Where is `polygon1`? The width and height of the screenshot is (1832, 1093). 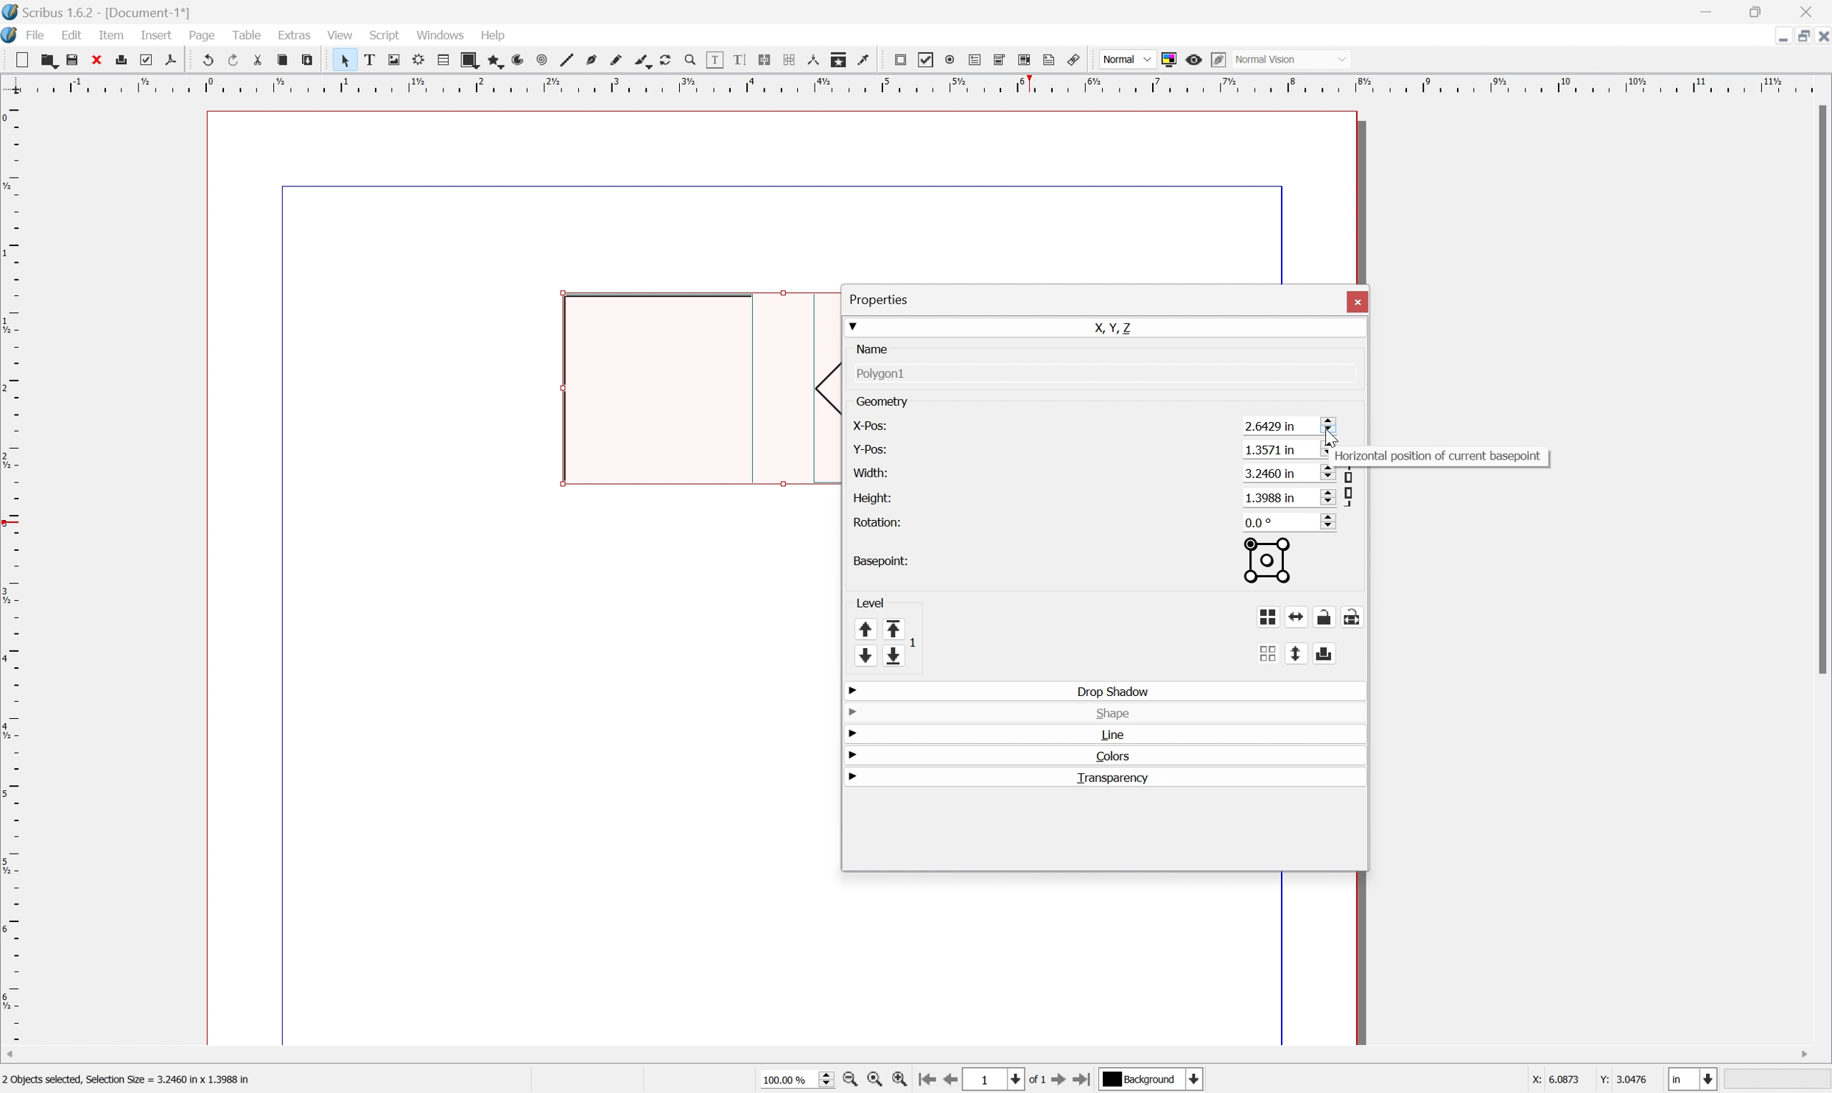
polygon1 is located at coordinates (883, 376).